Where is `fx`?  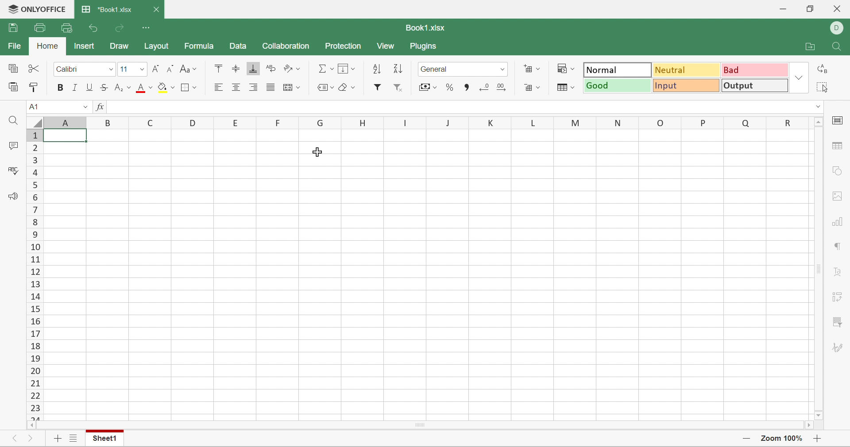
fx is located at coordinates (98, 107).